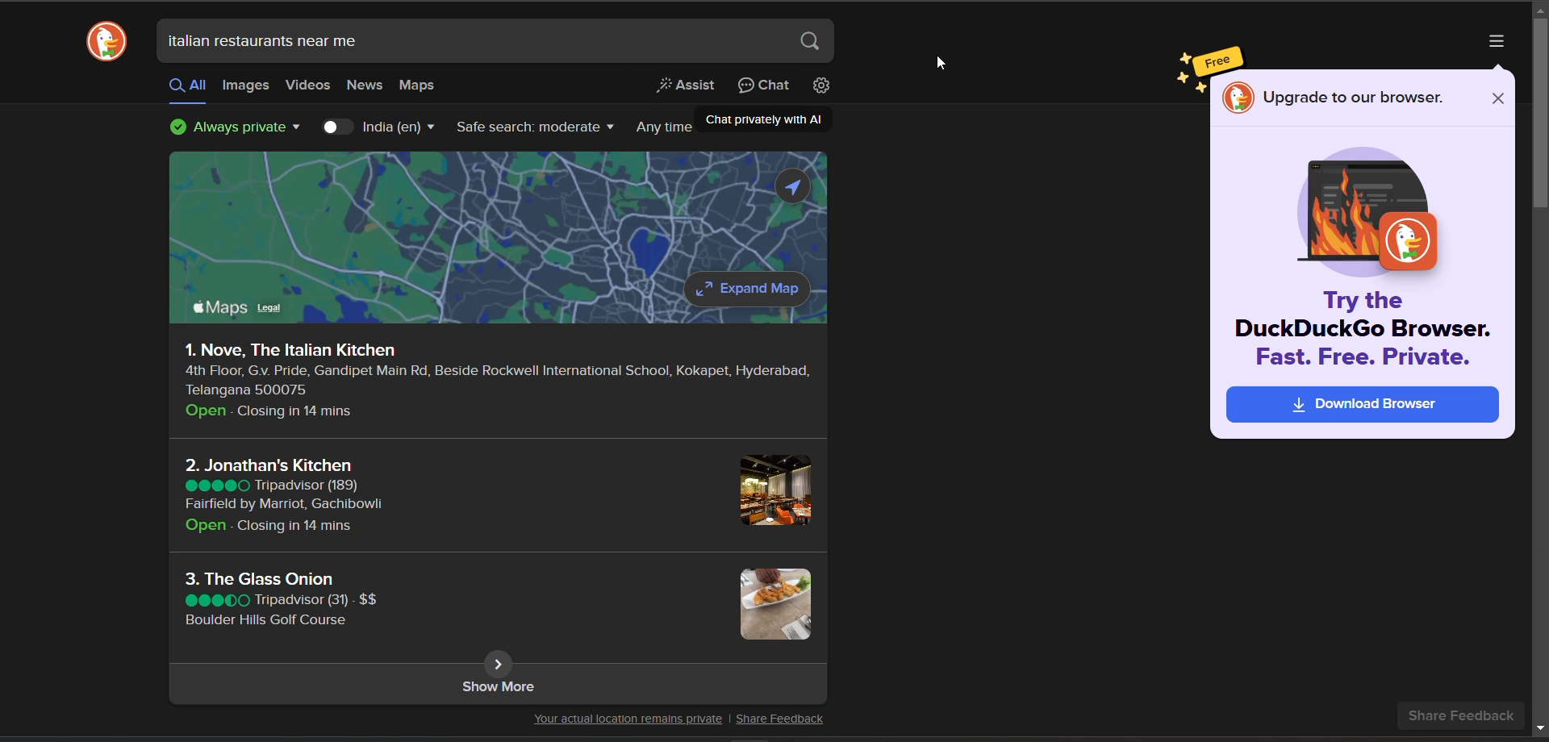  I want to click on upgrade duckduckgo logo, so click(1367, 213).